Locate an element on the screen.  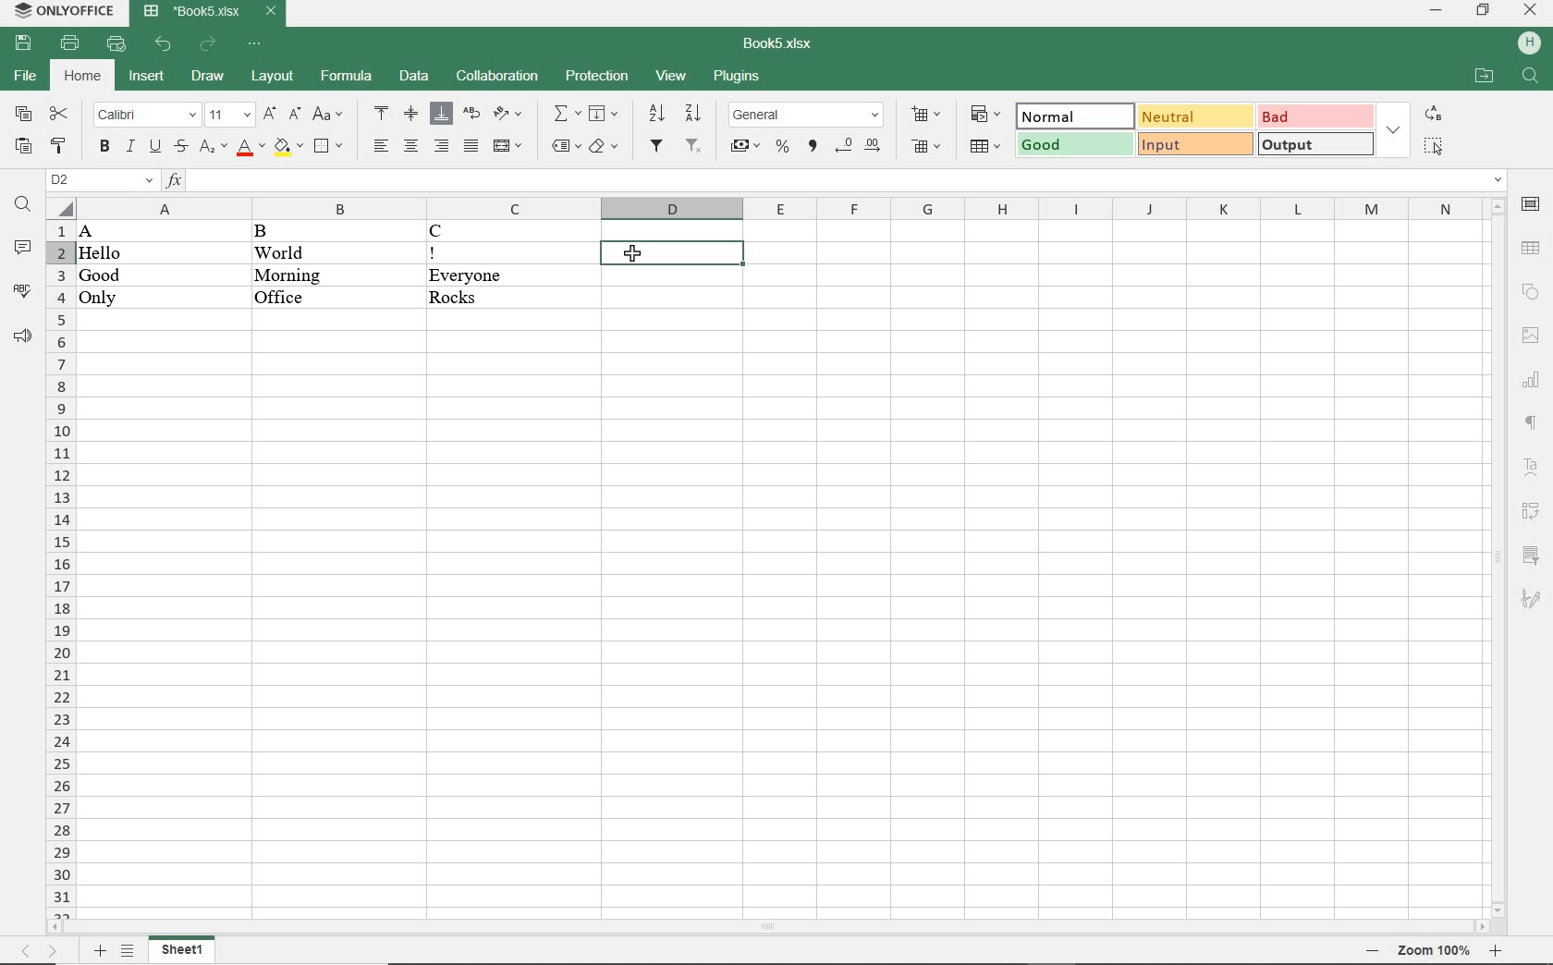
SELECTED CELL is located at coordinates (679, 253).